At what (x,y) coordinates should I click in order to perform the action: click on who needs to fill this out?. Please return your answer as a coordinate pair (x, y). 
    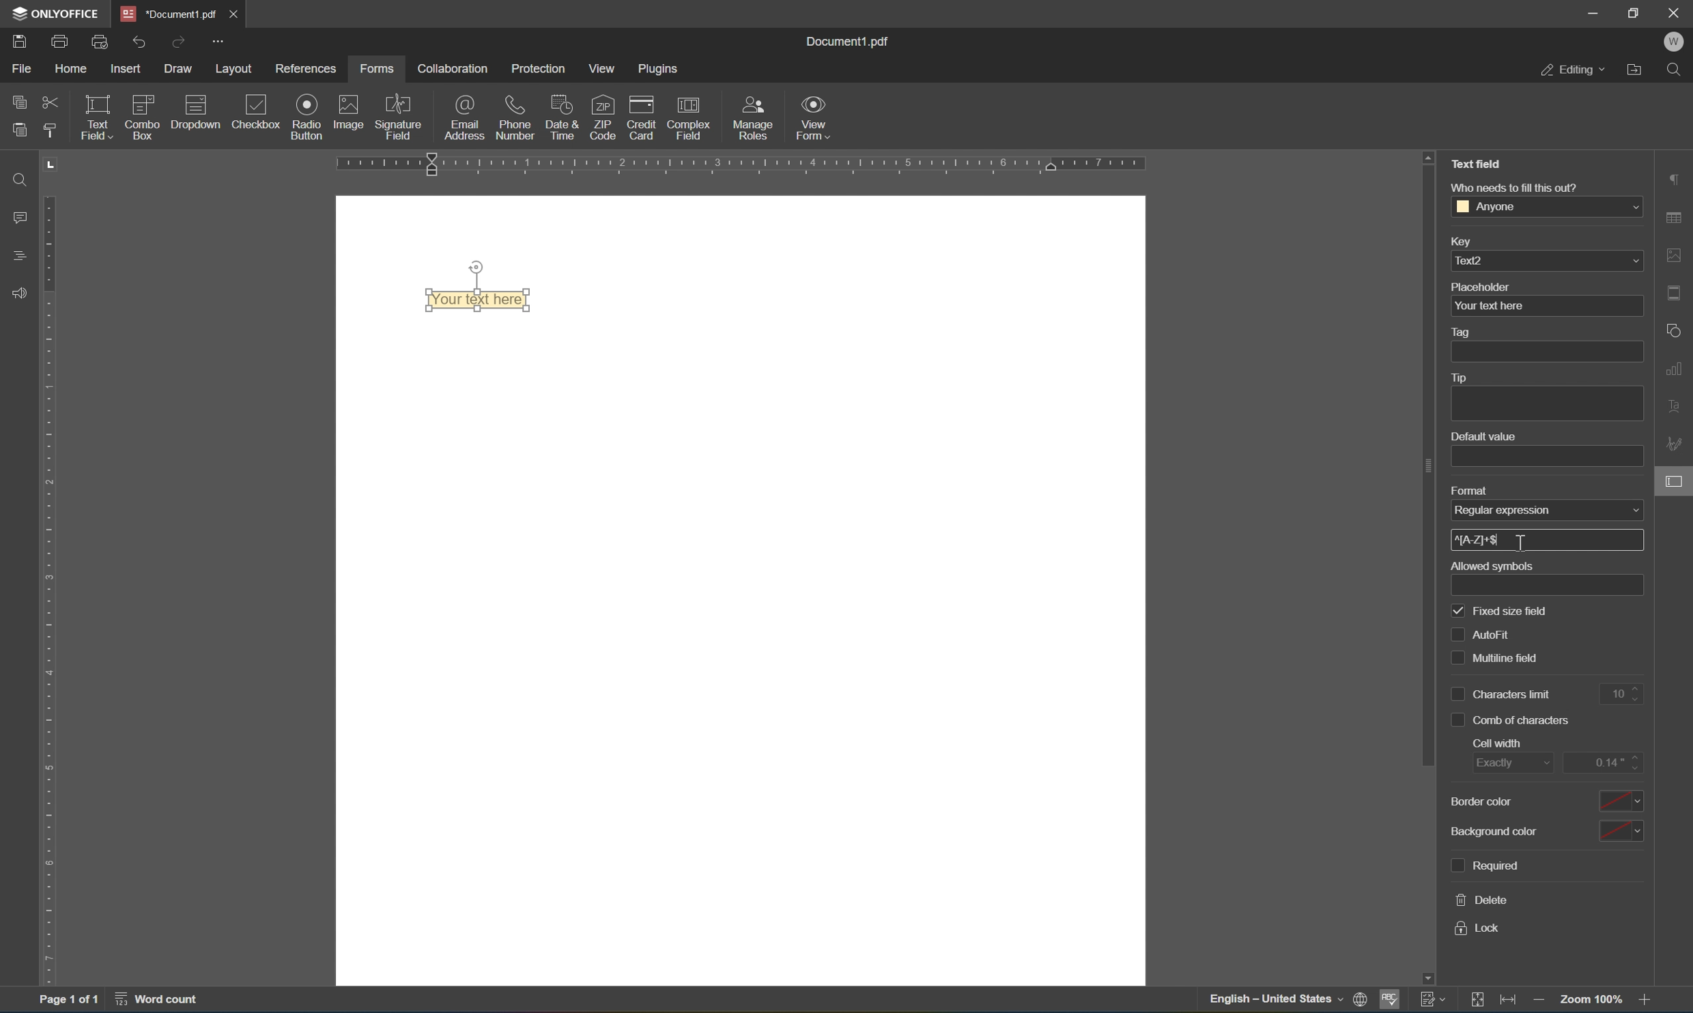
    Looking at the image, I should click on (1517, 187).